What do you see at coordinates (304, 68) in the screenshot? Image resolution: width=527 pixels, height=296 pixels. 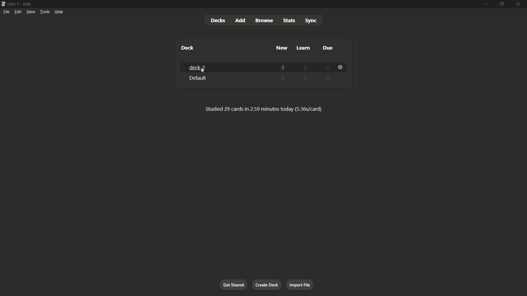 I see `0` at bounding box center [304, 68].